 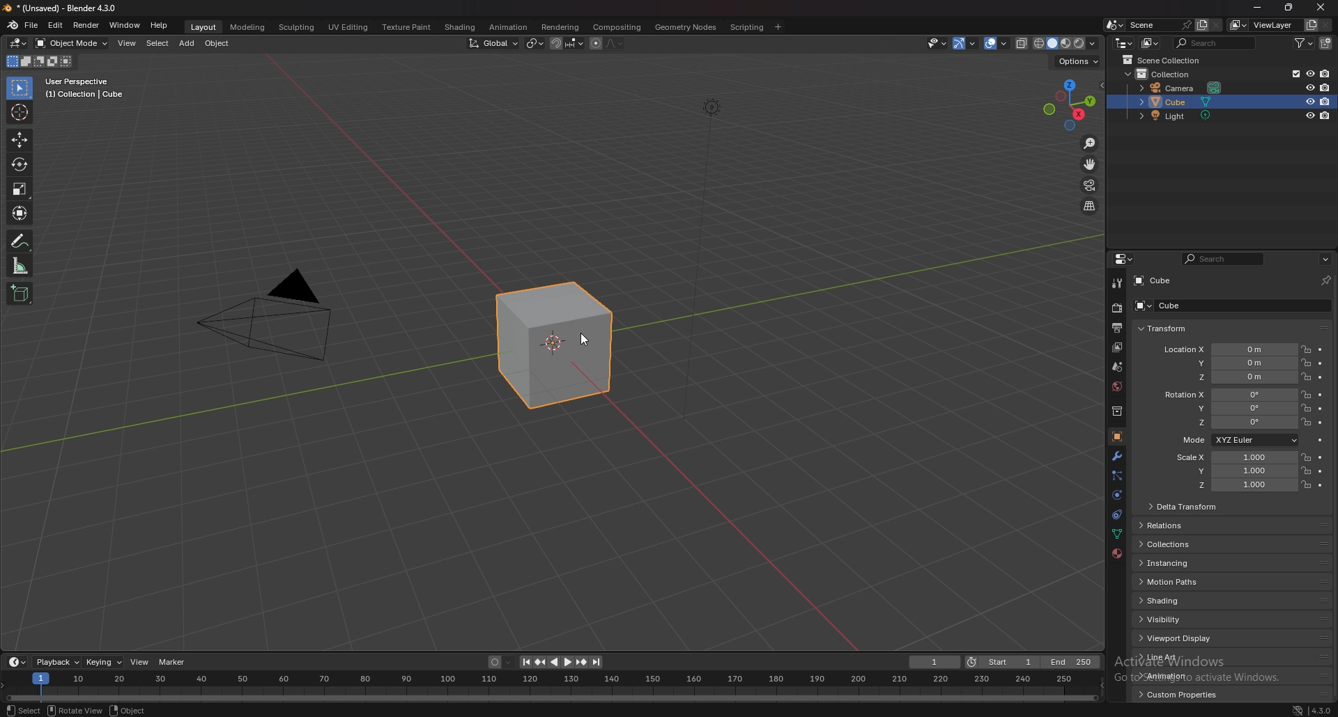 I want to click on current frame, so click(x=933, y=662).